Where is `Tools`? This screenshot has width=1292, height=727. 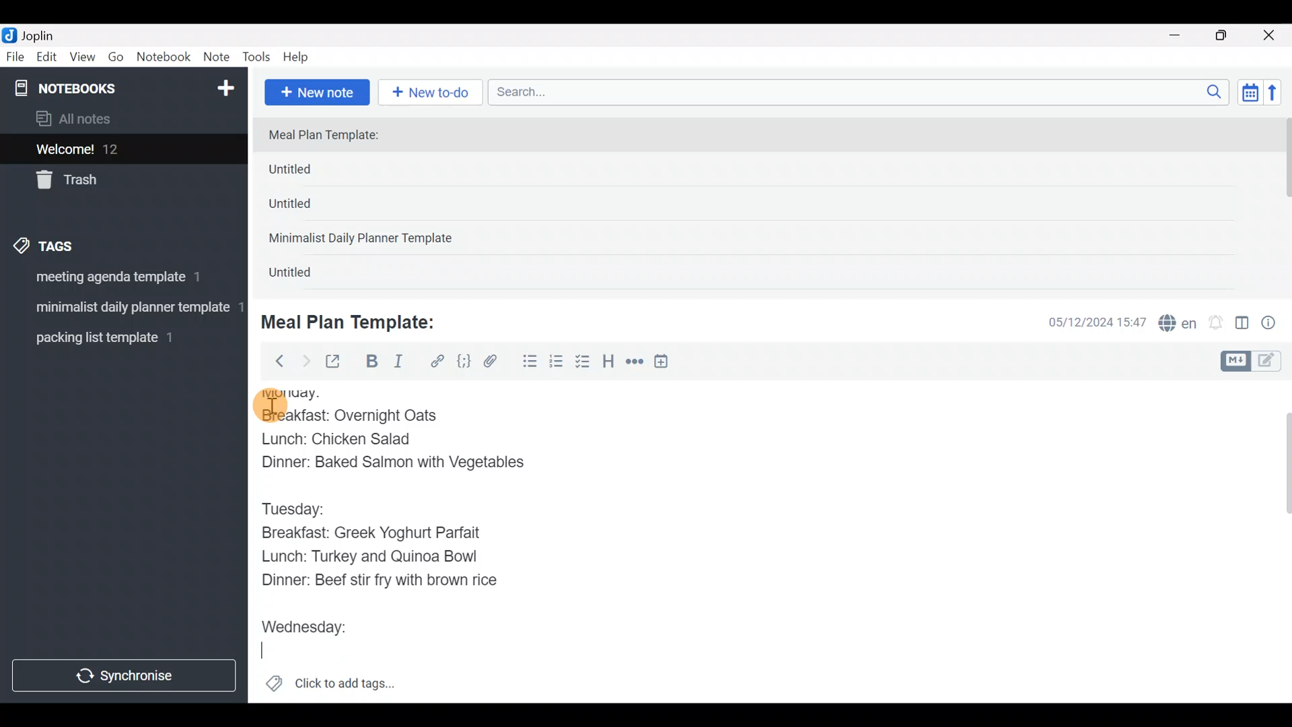
Tools is located at coordinates (257, 58).